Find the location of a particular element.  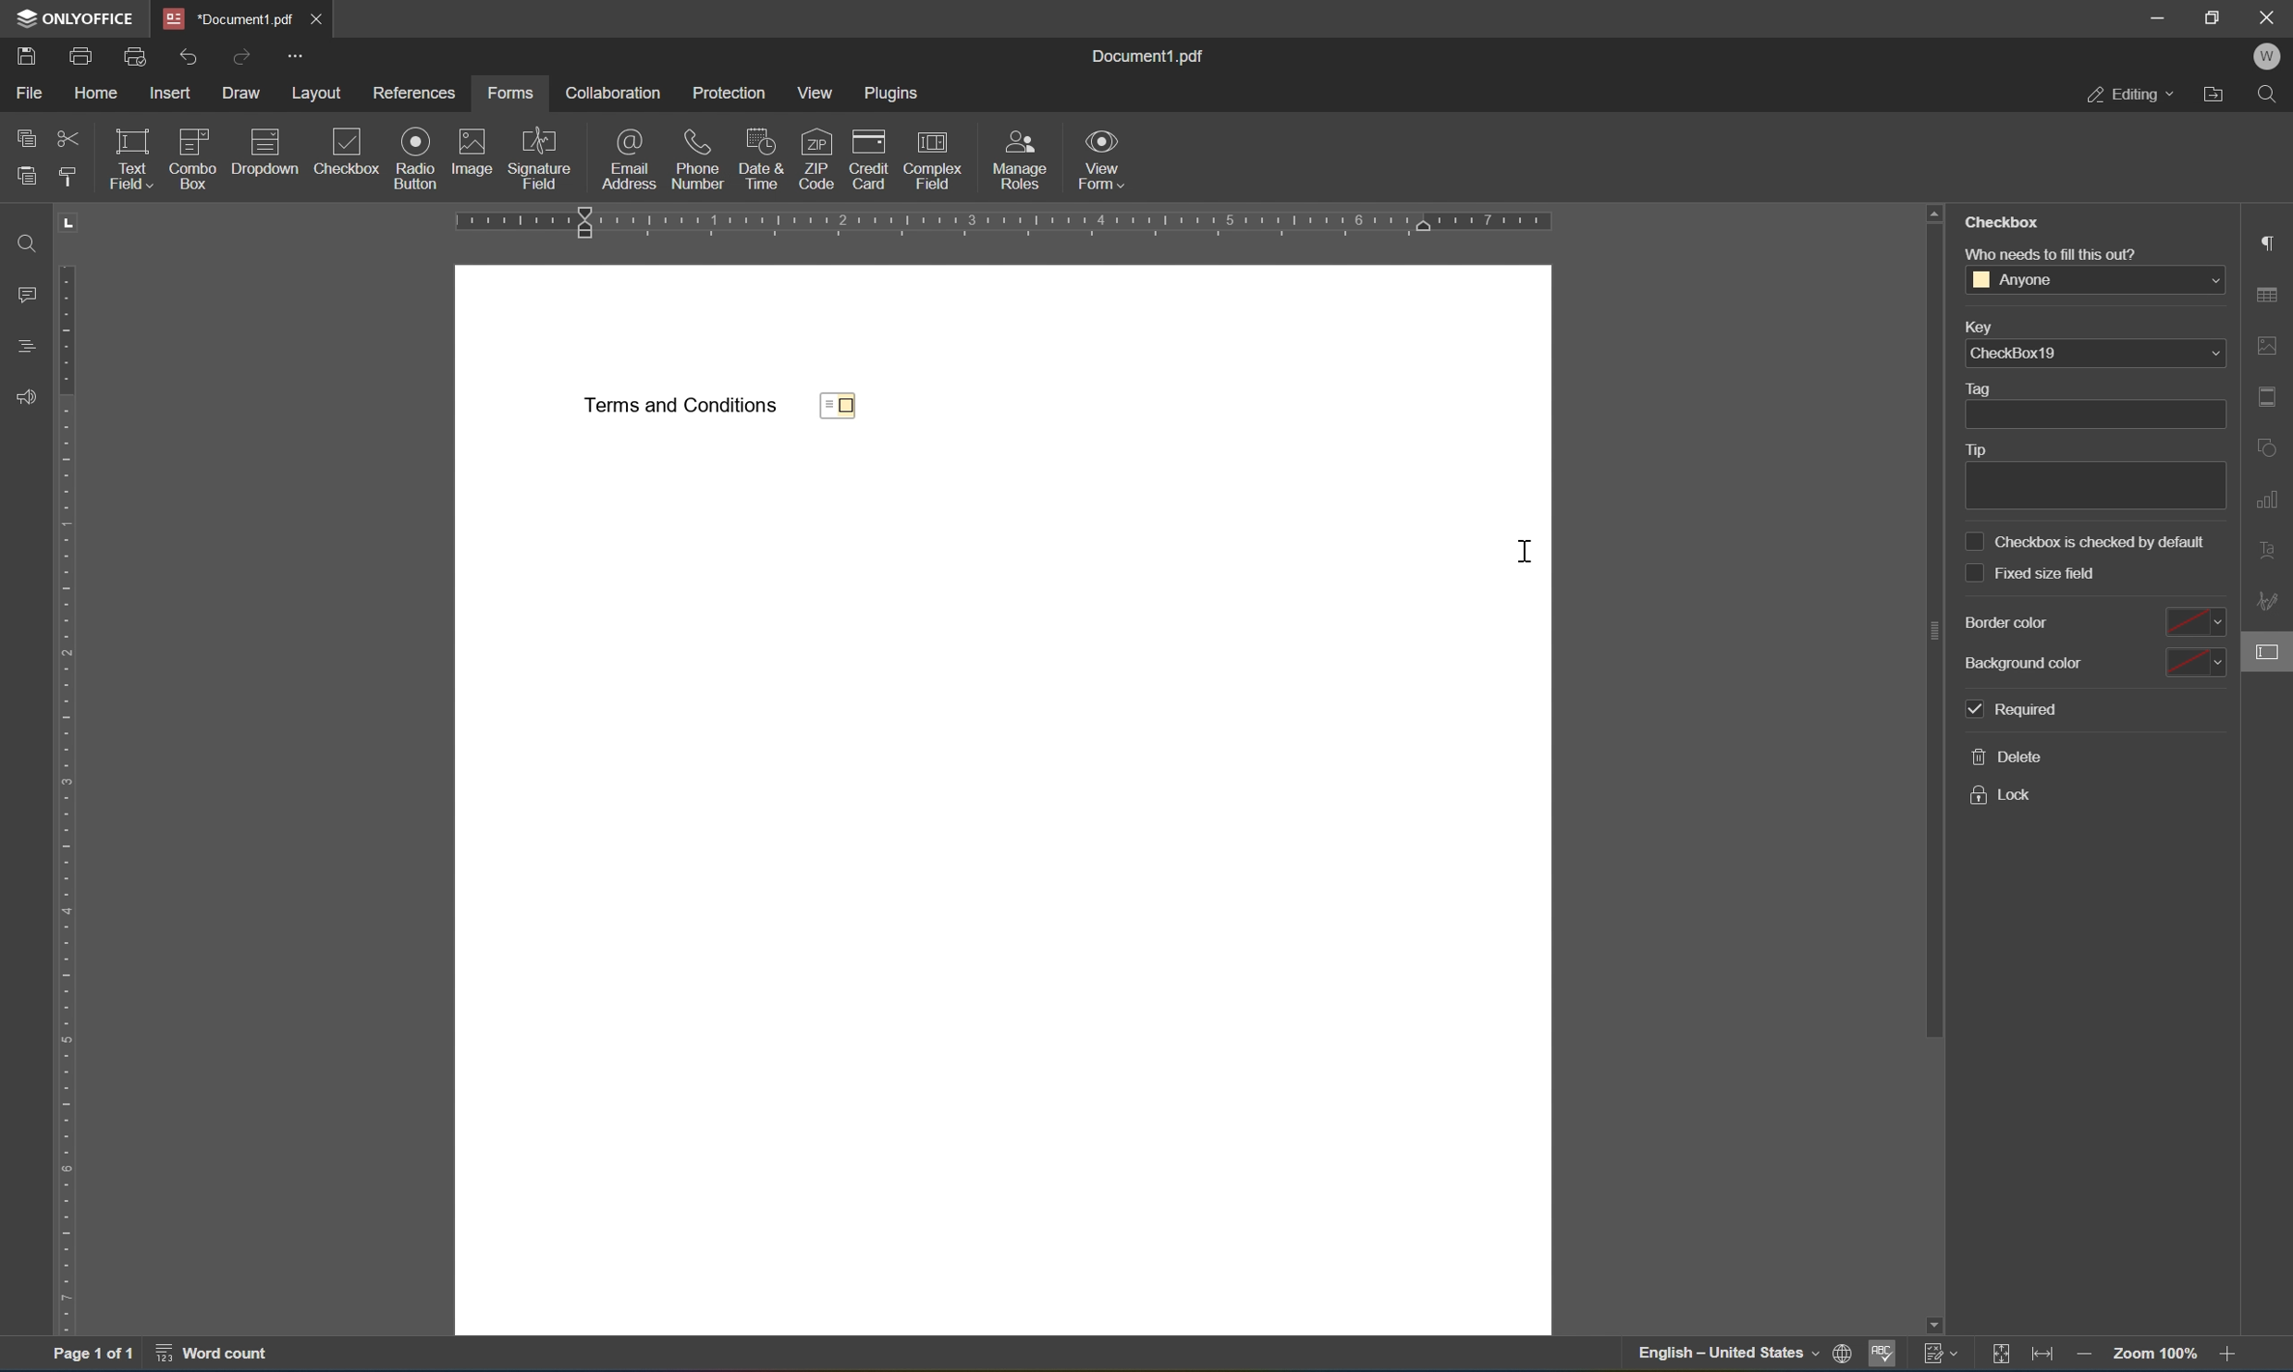

paste is located at coordinates (31, 178).